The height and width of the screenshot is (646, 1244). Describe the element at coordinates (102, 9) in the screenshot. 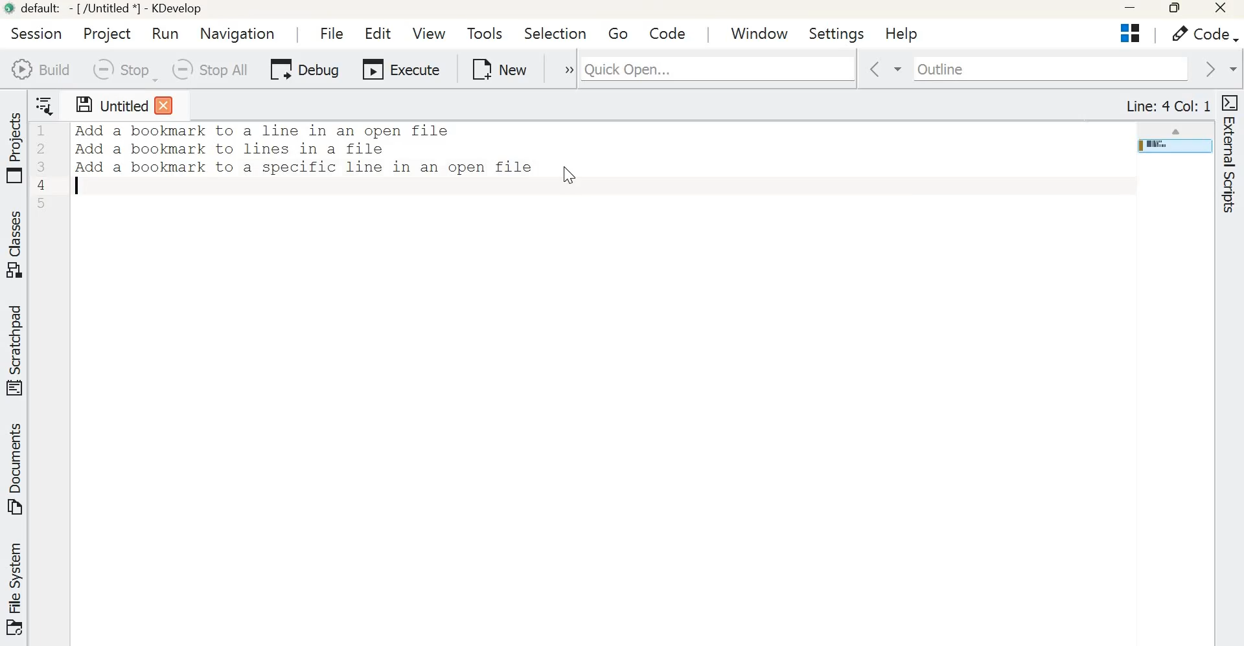

I see `default - [/Untitled*] -  Kdevelop` at that location.